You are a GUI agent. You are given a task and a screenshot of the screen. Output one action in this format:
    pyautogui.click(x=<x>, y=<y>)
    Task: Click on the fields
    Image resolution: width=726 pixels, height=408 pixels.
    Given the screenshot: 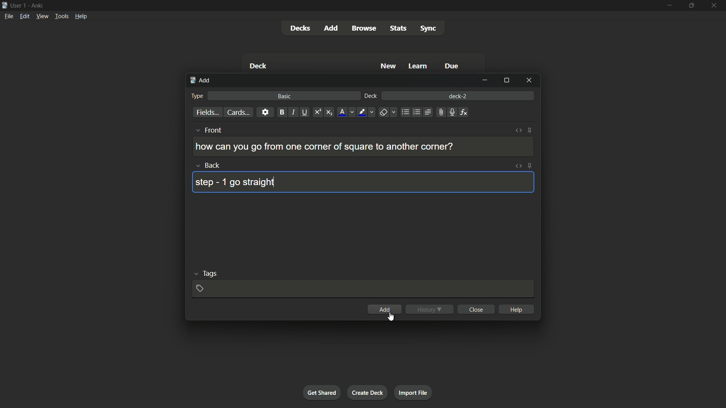 What is the action you would take?
    pyautogui.click(x=208, y=113)
    